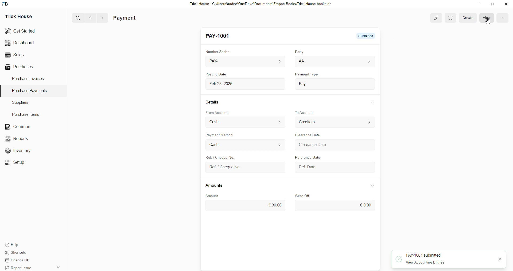 Image resolution: width=513 pixels, height=271 pixels. What do you see at coordinates (307, 195) in the screenshot?
I see `Write Off` at bounding box center [307, 195].